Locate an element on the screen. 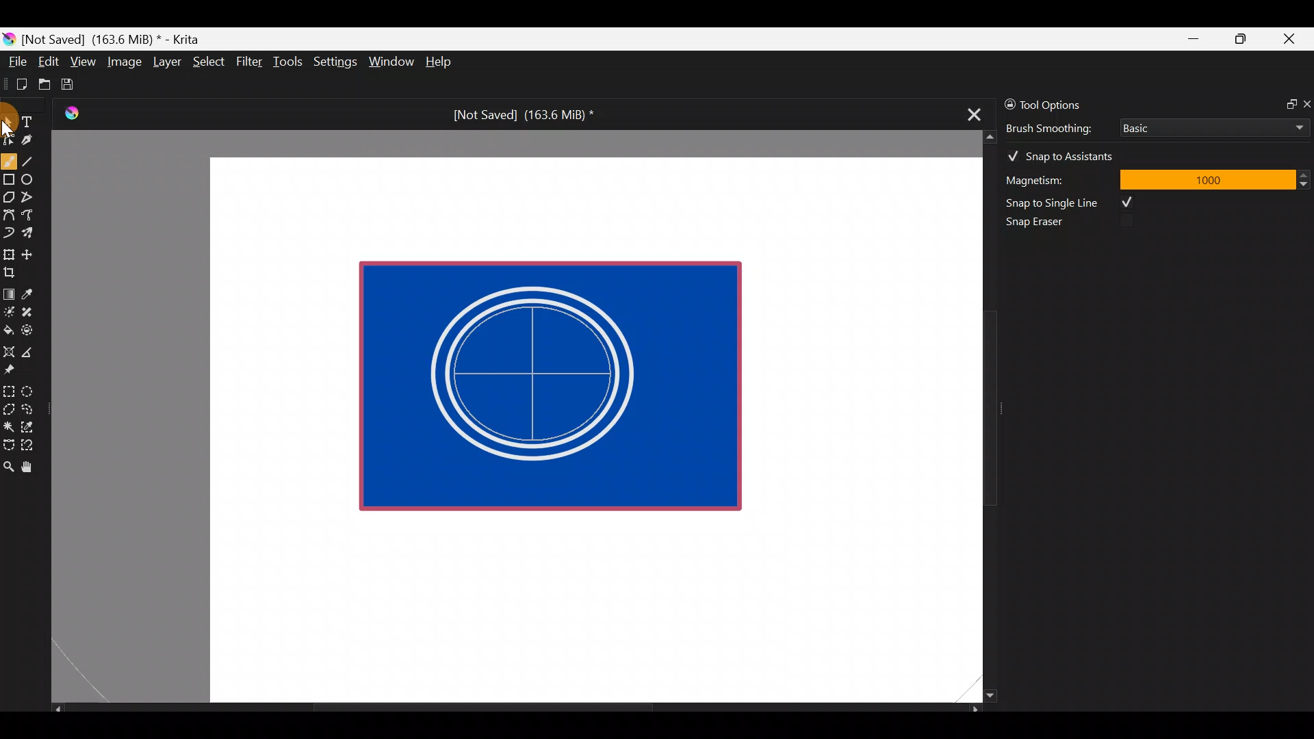  Krita Logo is located at coordinates (69, 113).